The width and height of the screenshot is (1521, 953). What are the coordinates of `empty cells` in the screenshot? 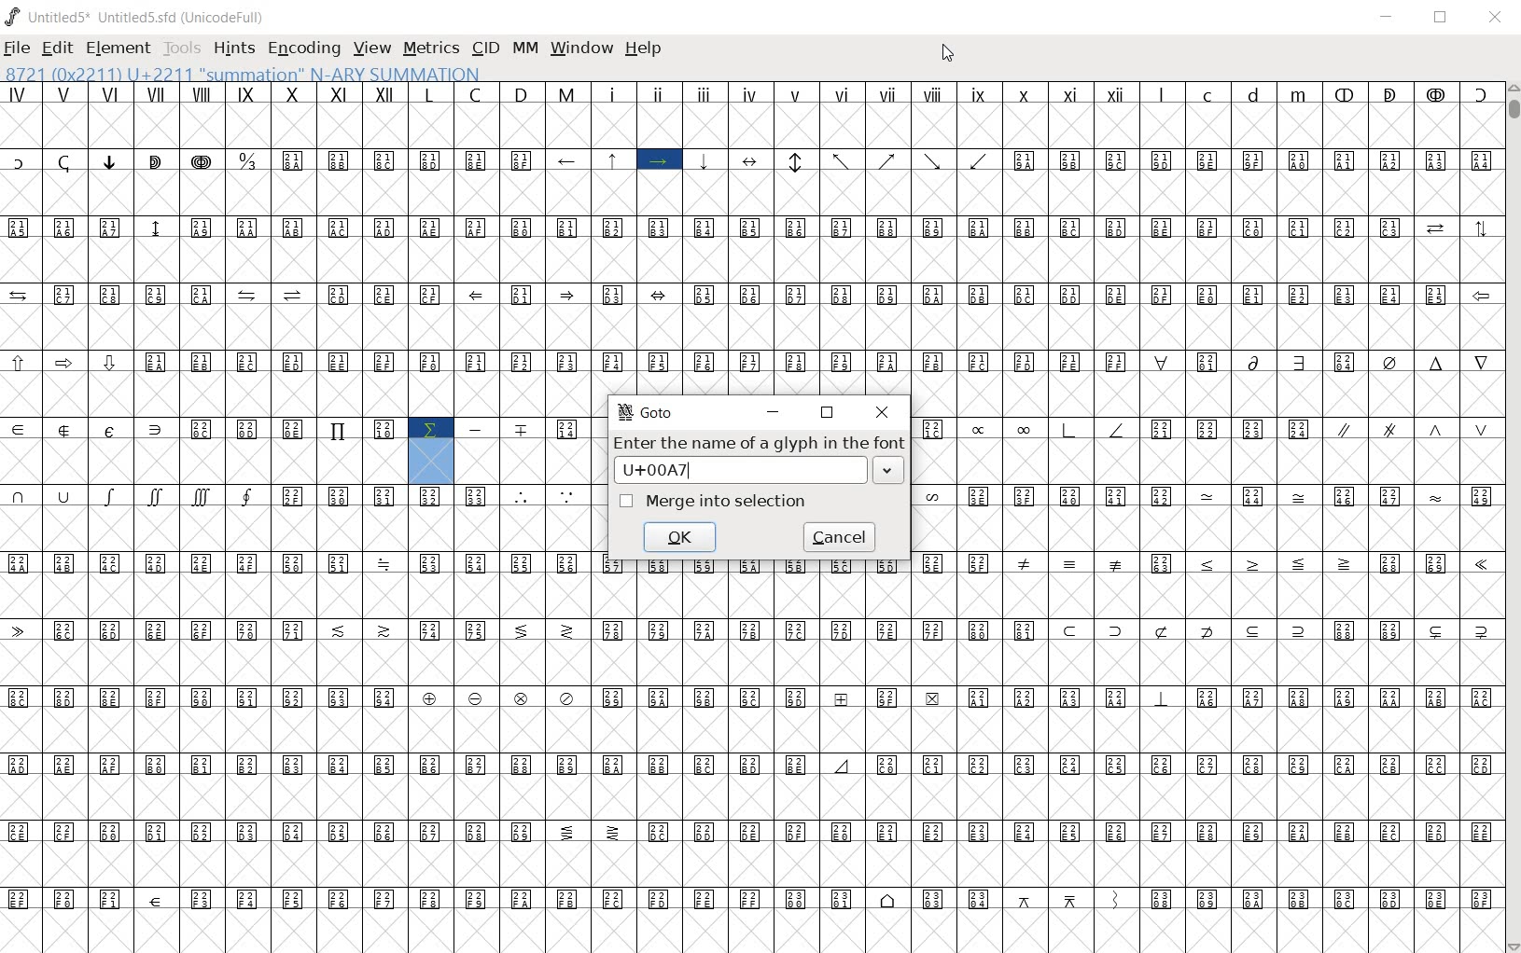 It's located at (1204, 528).